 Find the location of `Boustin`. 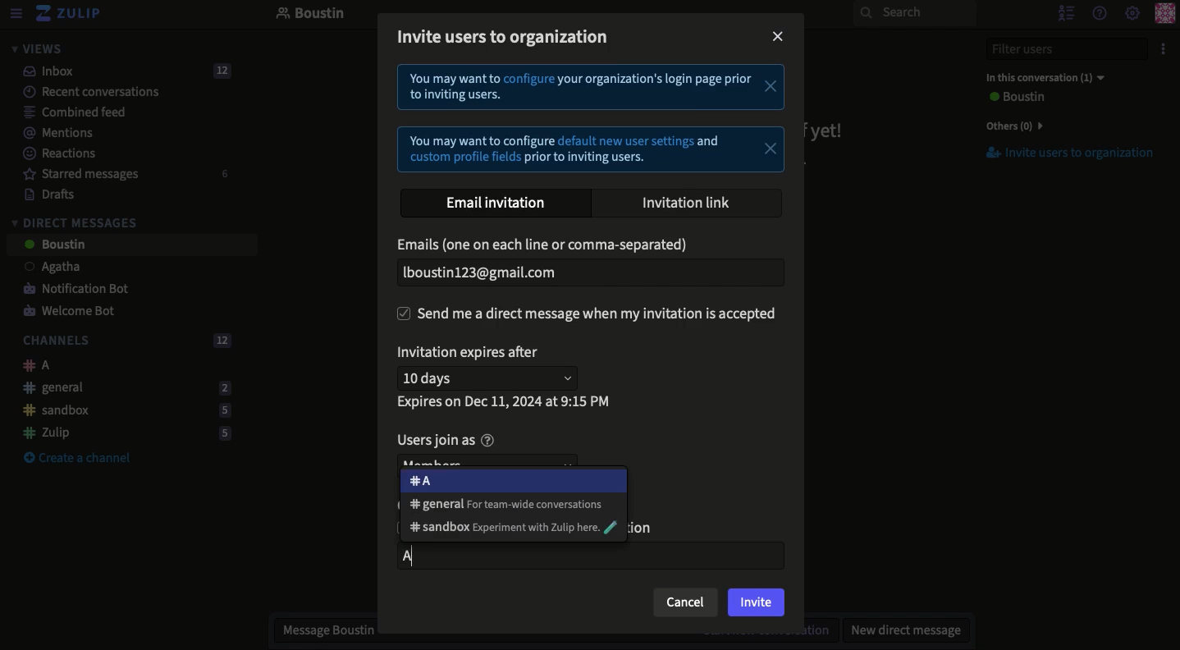

Boustin is located at coordinates (311, 15).